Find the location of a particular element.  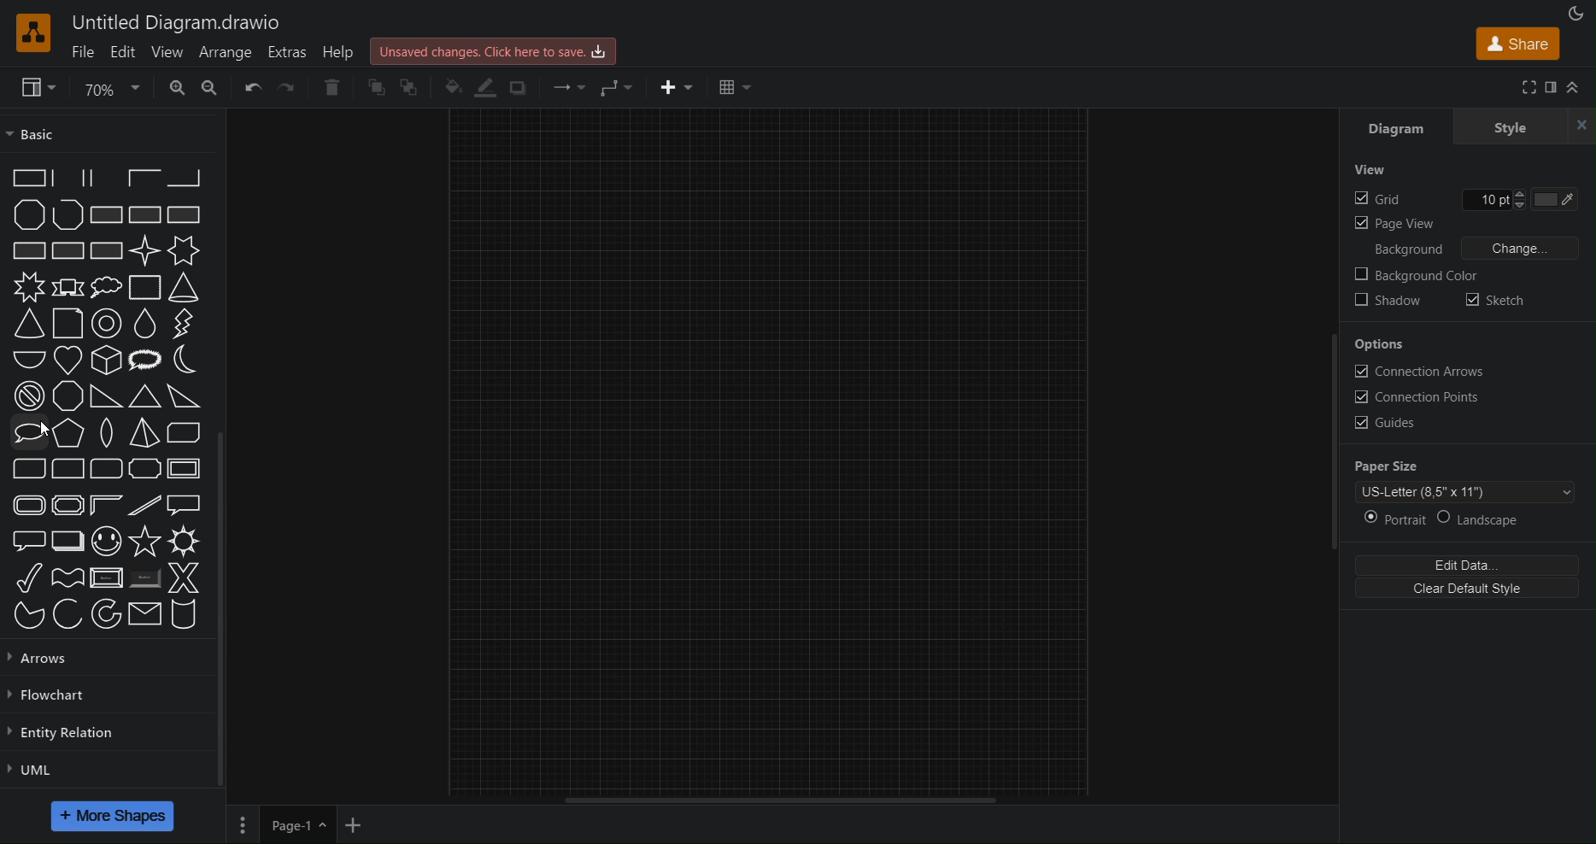

Partial Rectangle is located at coordinates (185, 179).